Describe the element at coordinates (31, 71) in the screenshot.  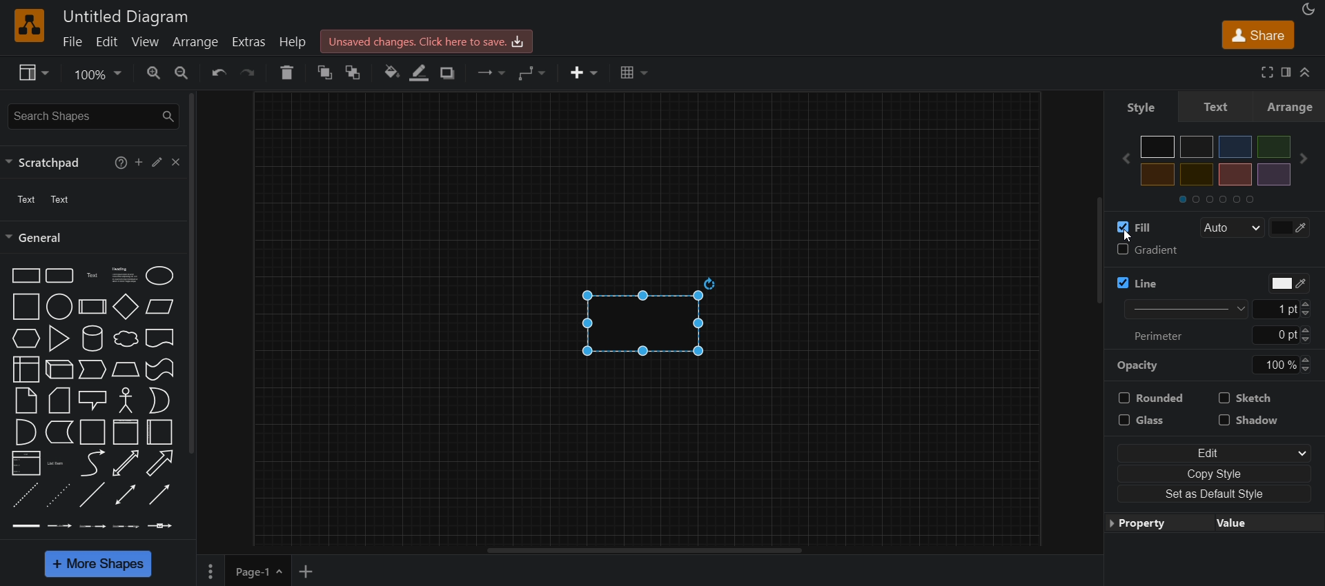
I see `view` at that location.